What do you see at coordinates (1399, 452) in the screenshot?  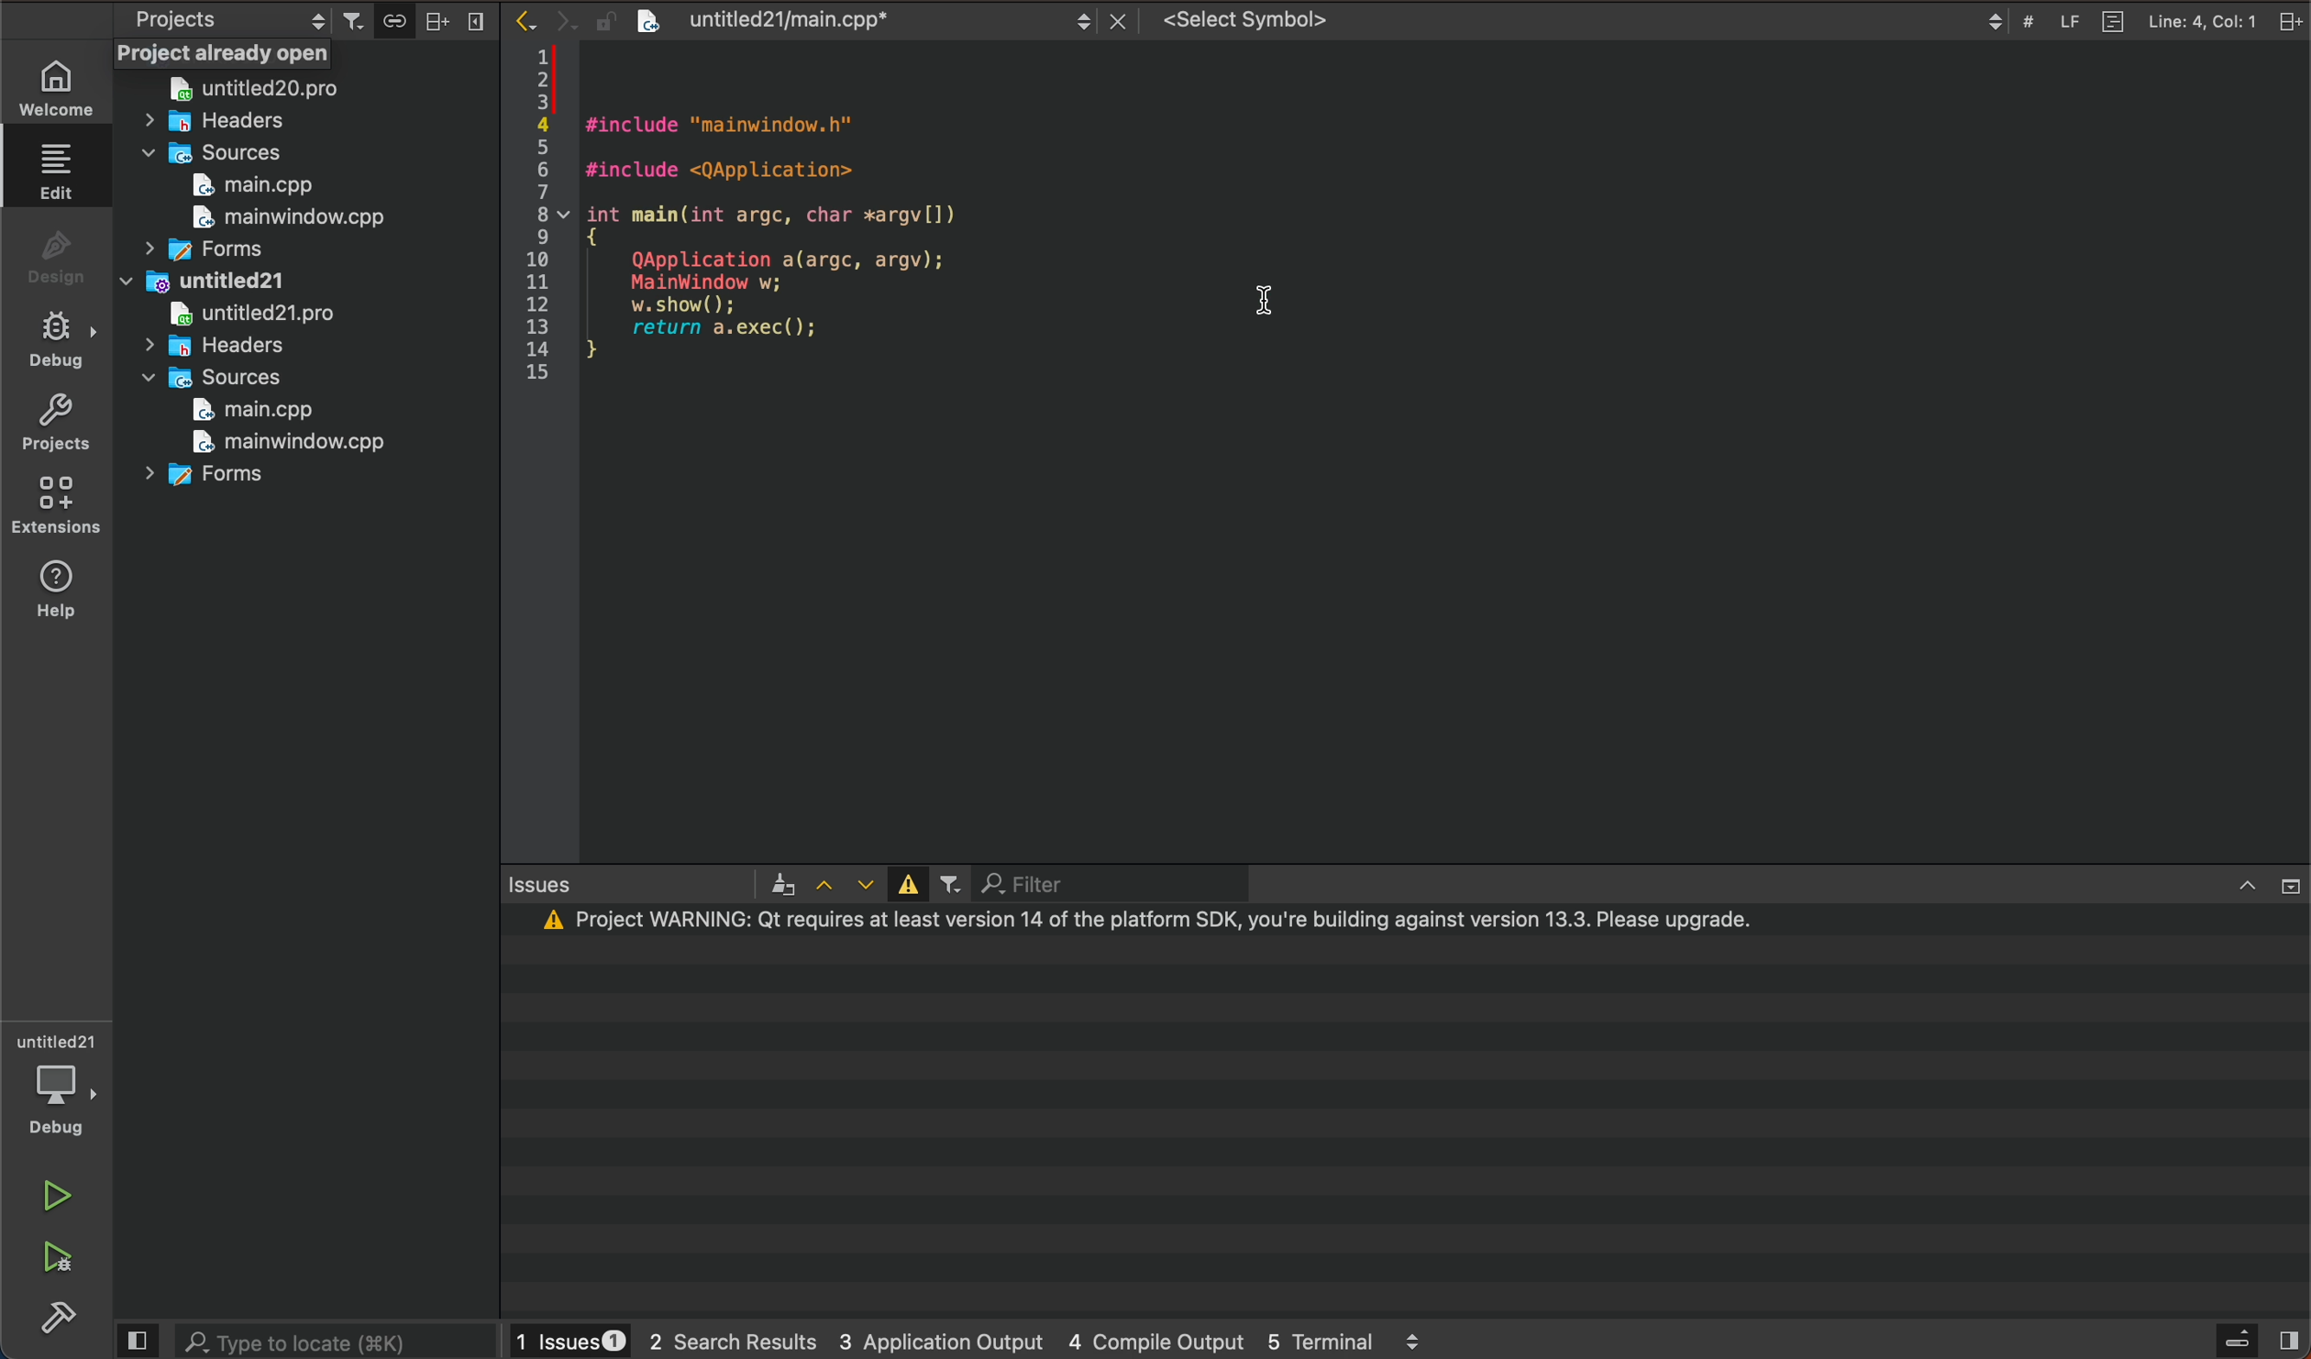 I see `code` at bounding box center [1399, 452].